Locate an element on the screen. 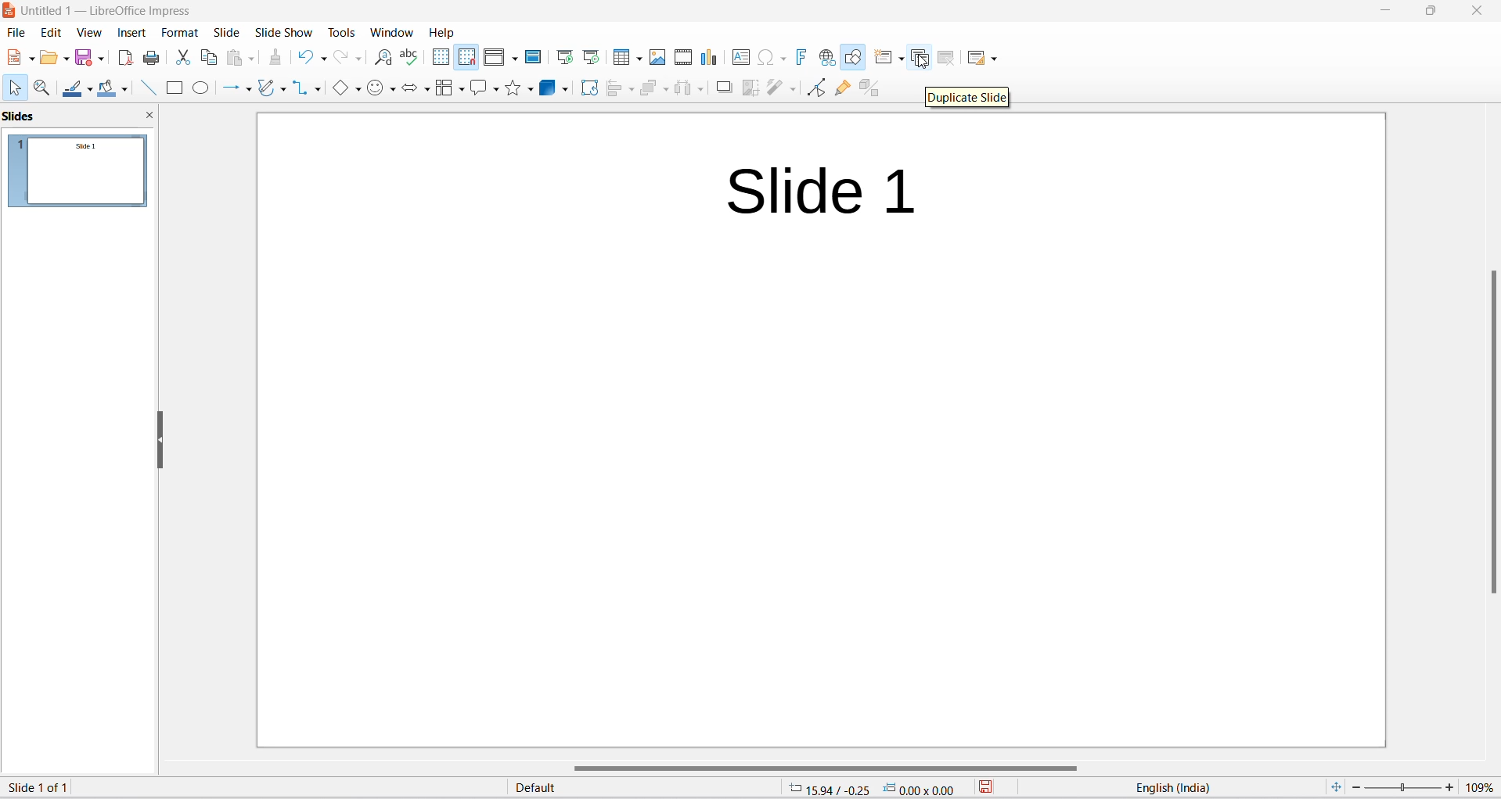 The height and width of the screenshot is (799, 1501). zoom percentage is located at coordinates (1482, 787).